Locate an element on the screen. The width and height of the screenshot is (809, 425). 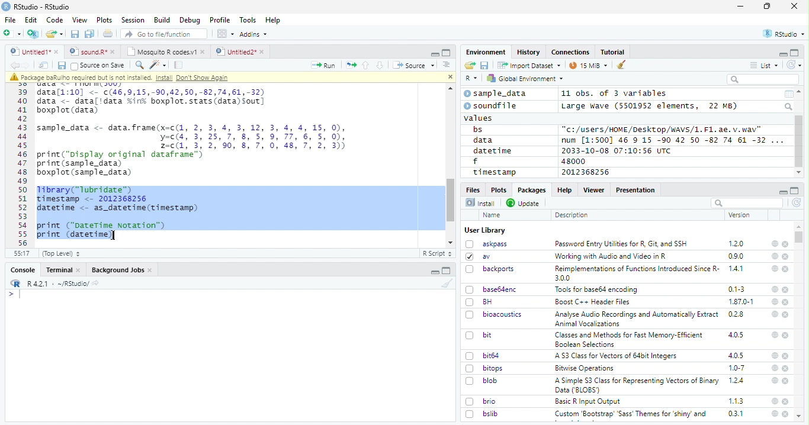
Source is located at coordinates (413, 66).